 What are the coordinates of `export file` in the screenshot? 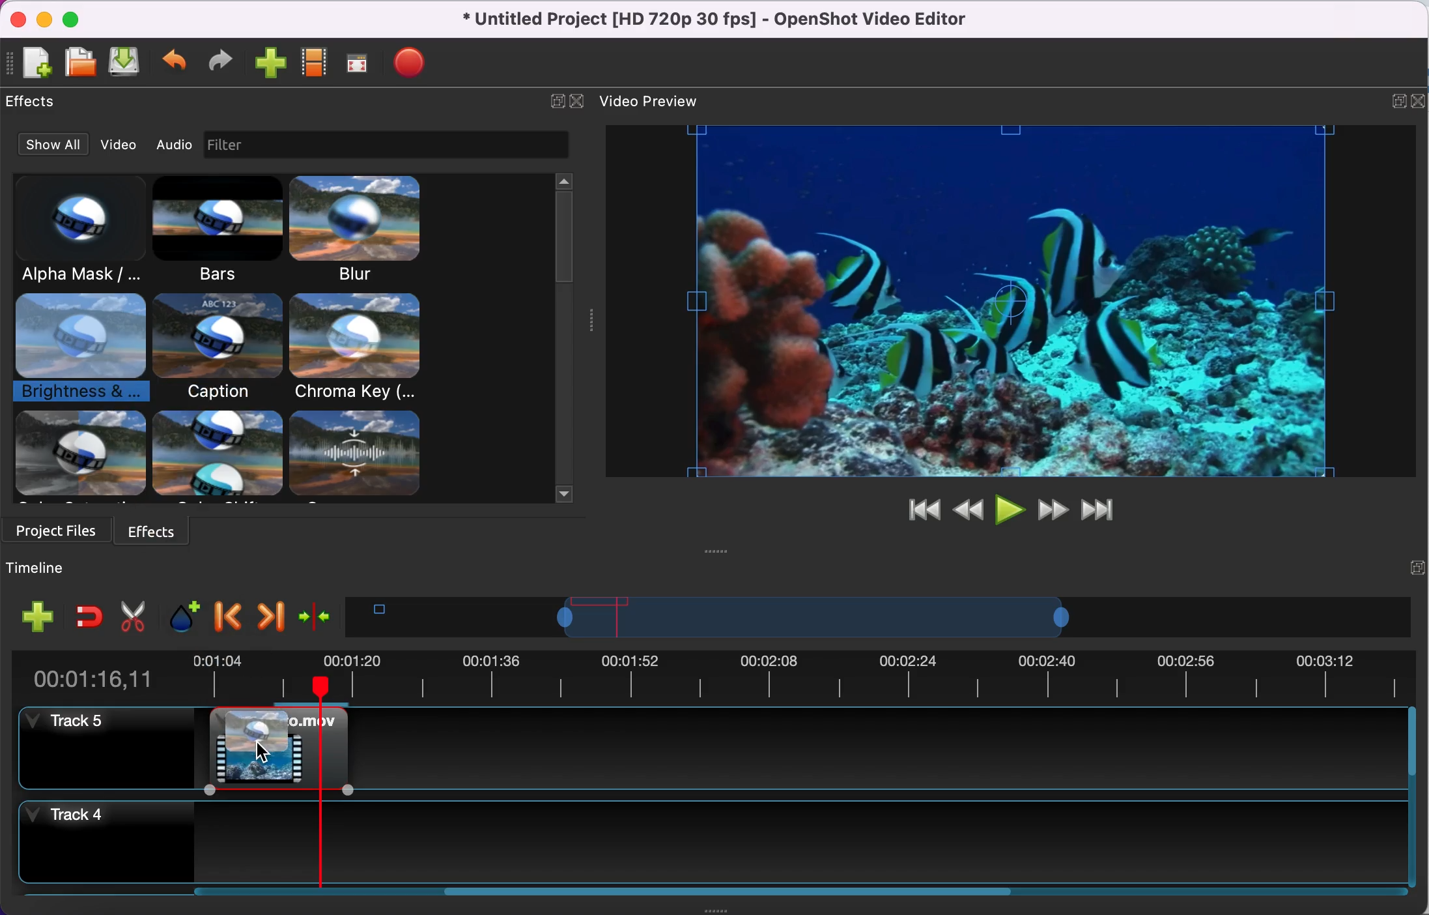 It's located at (413, 65).